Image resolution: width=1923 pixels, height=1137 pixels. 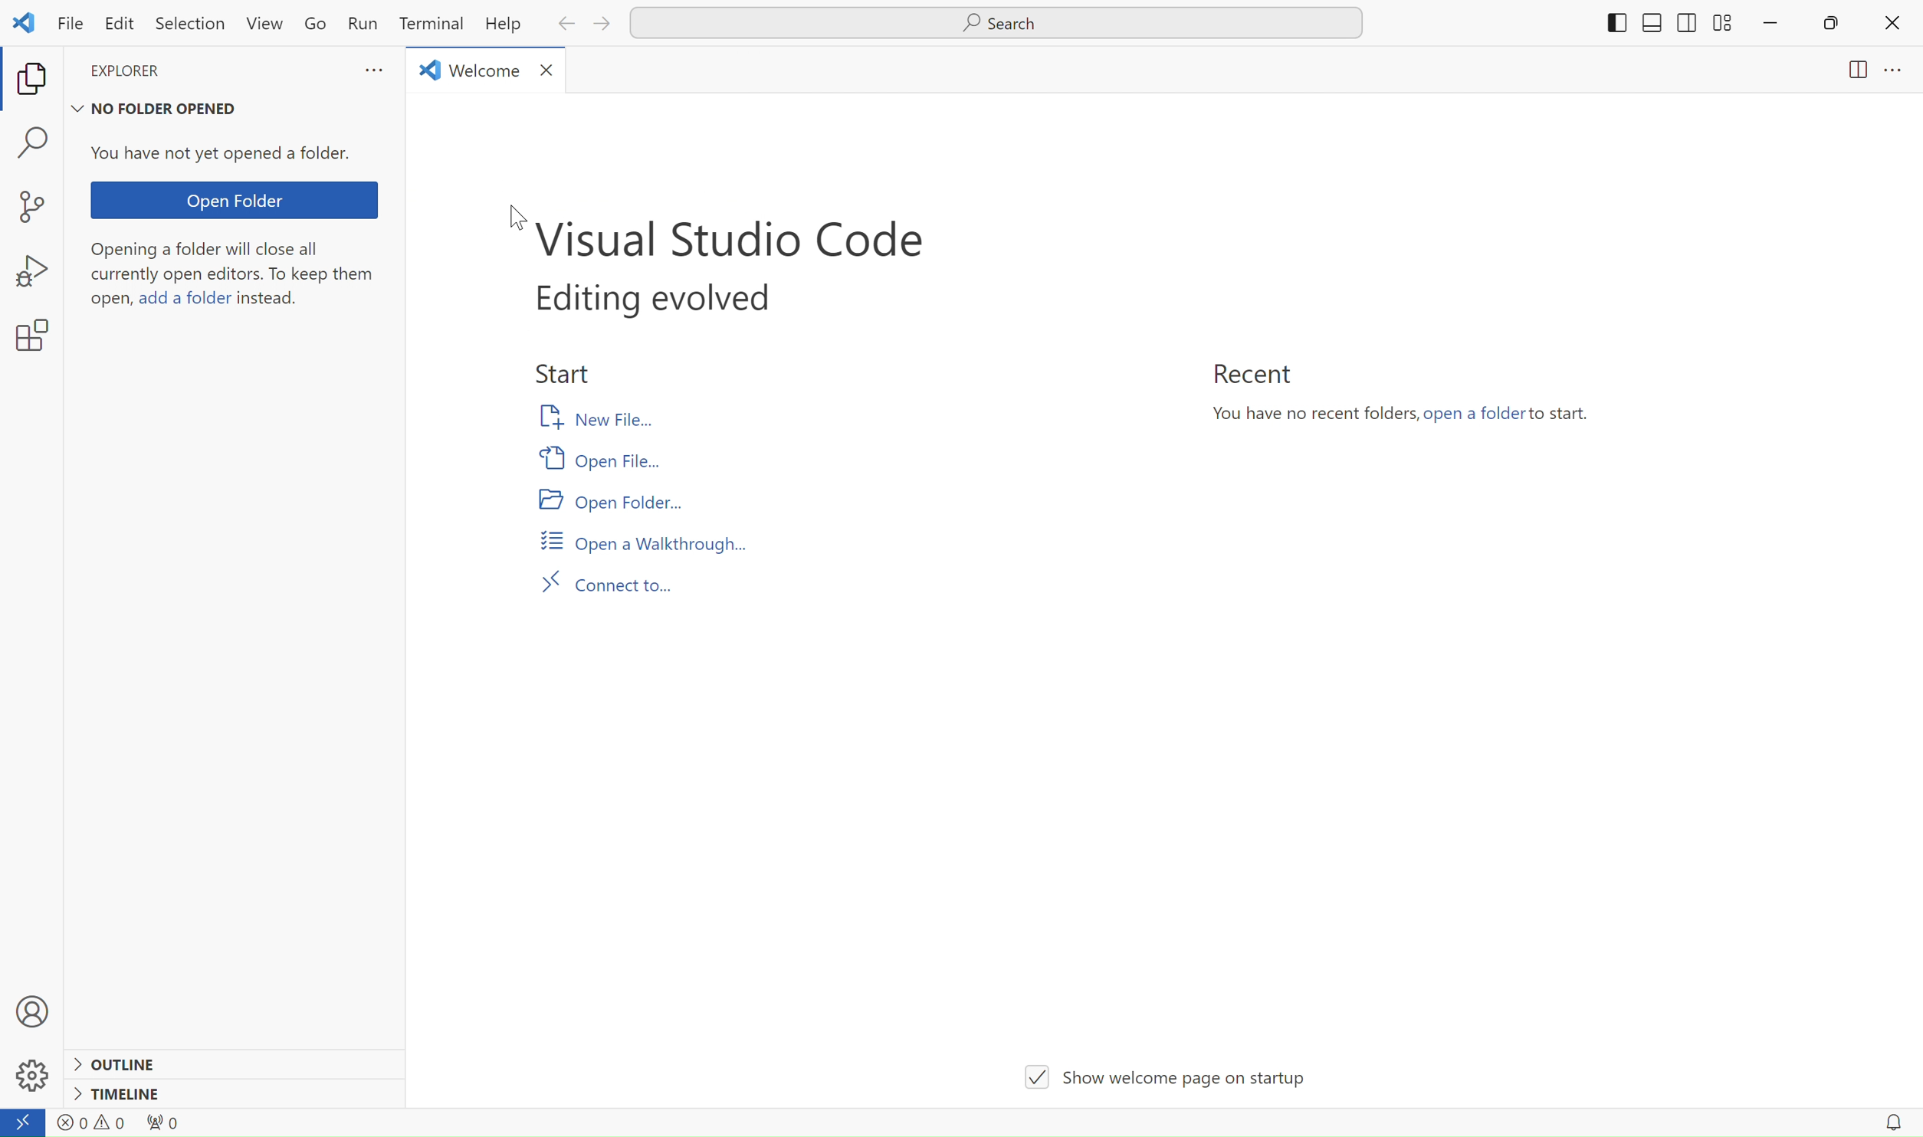 What do you see at coordinates (320, 25) in the screenshot?
I see `Go` at bounding box center [320, 25].